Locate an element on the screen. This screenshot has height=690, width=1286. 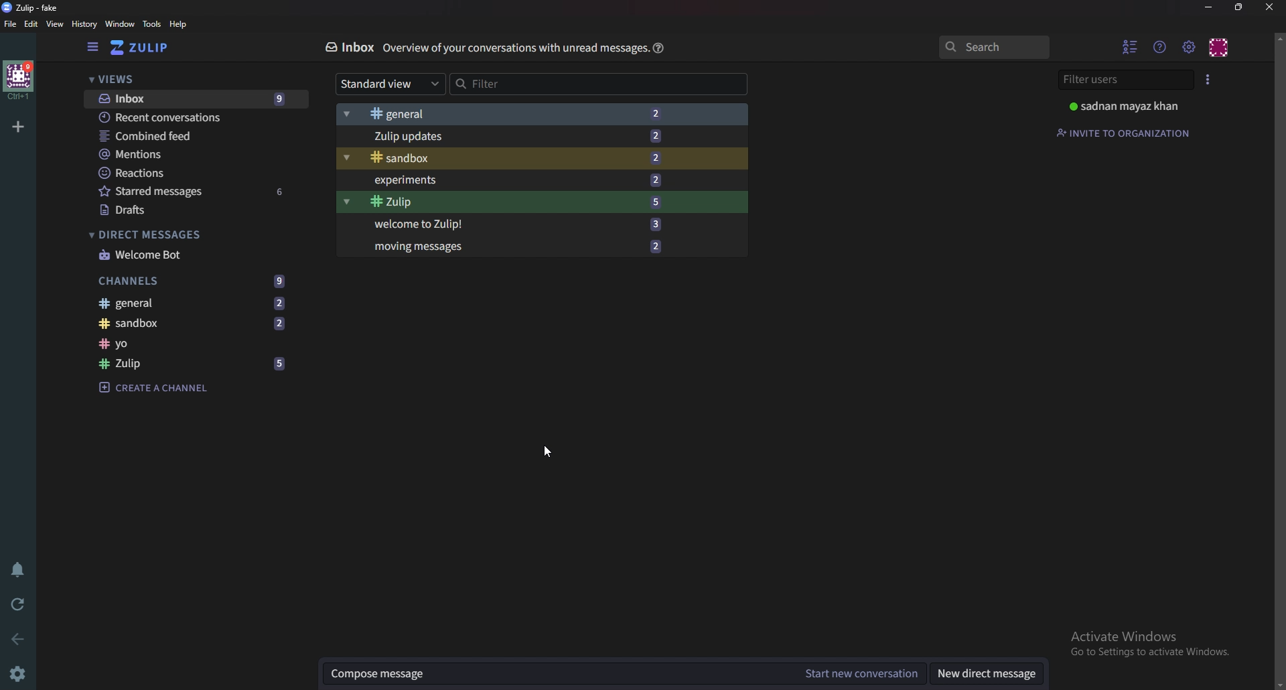
Inbox is located at coordinates (194, 99).